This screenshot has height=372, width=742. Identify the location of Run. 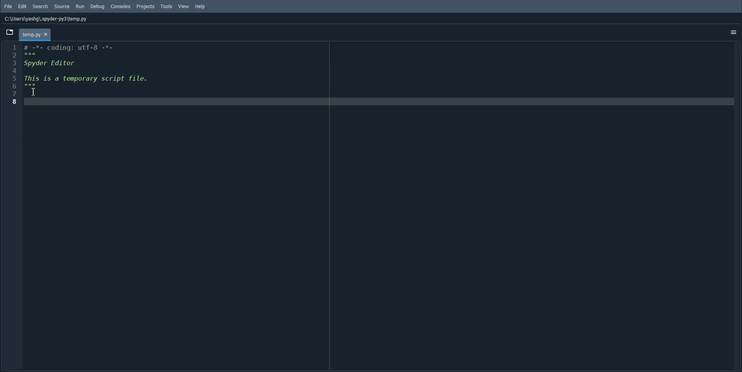
(82, 5).